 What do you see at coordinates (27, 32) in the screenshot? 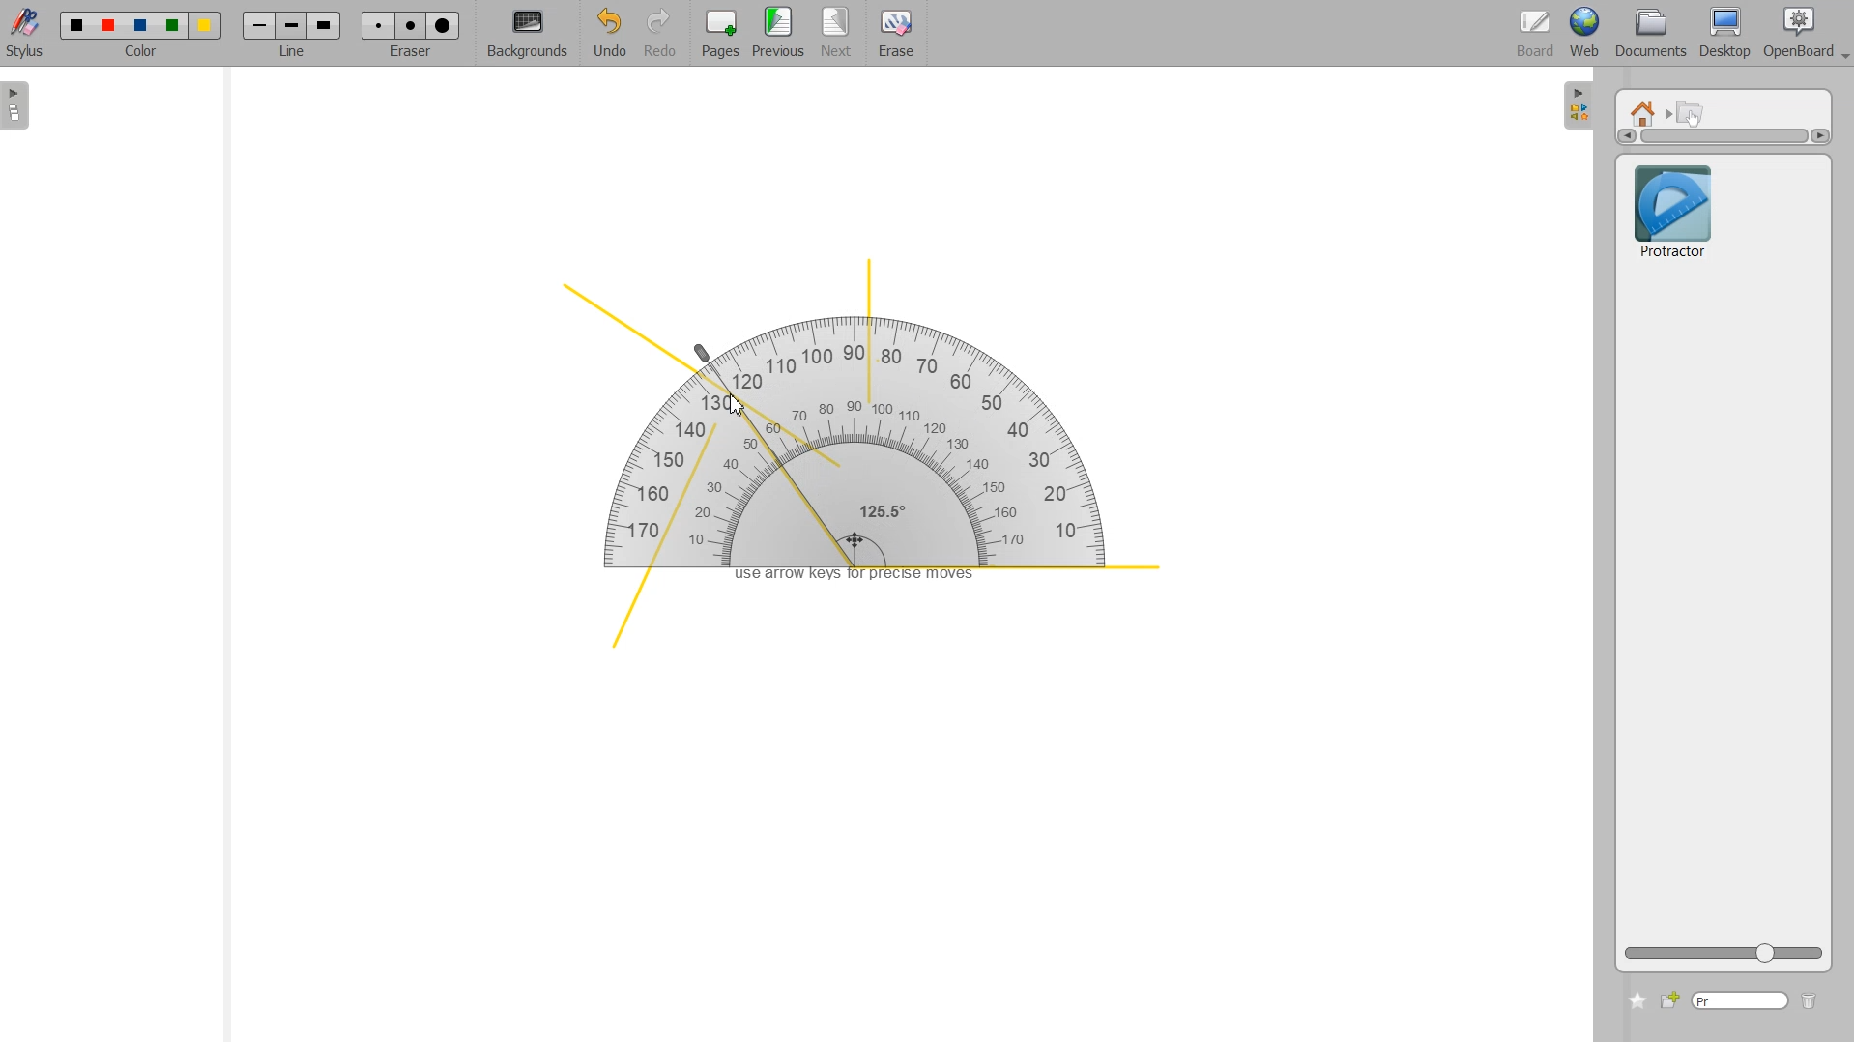
I see `Stylus` at bounding box center [27, 32].